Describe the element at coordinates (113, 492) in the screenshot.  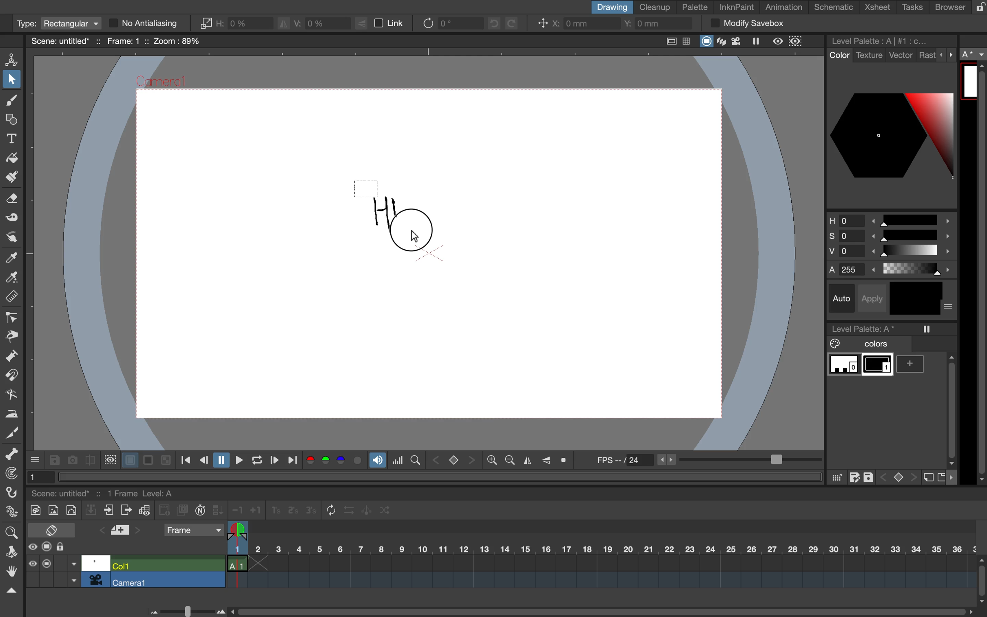
I see `scene and scene details` at that location.